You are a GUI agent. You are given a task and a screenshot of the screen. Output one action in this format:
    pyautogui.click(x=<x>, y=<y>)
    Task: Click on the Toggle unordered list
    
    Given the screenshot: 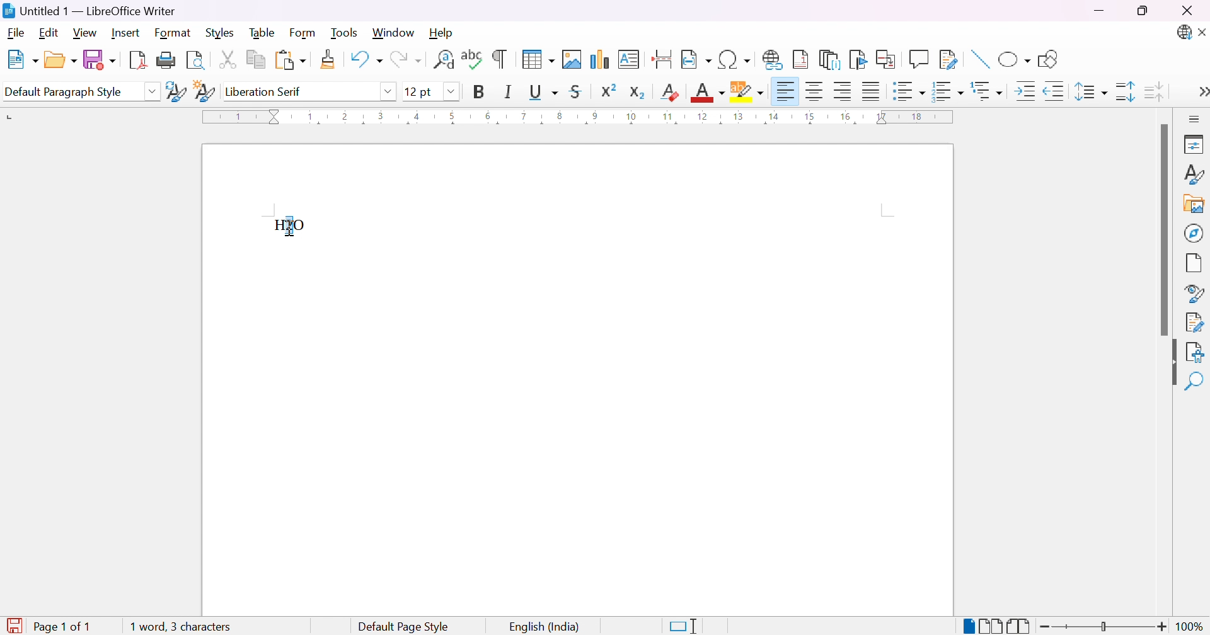 What is the action you would take?
    pyautogui.click(x=910, y=93)
    